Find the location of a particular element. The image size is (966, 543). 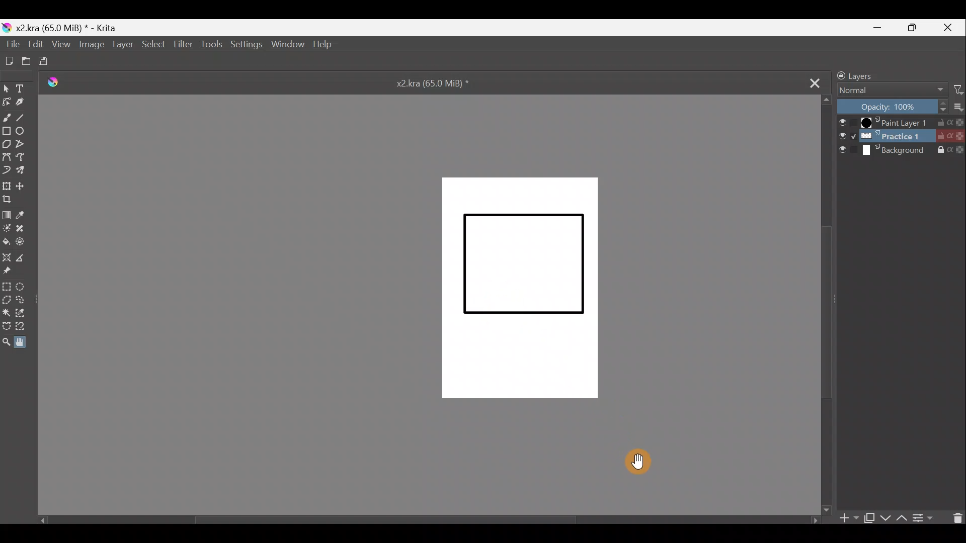

Logo is located at coordinates (53, 83).